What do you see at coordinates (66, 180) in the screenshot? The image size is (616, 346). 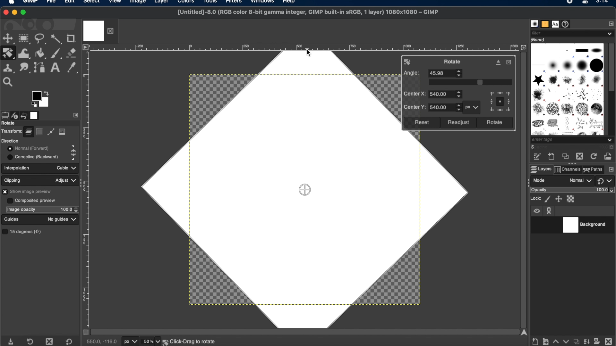 I see `adjust dropdown` at bounding box center [66, 180].